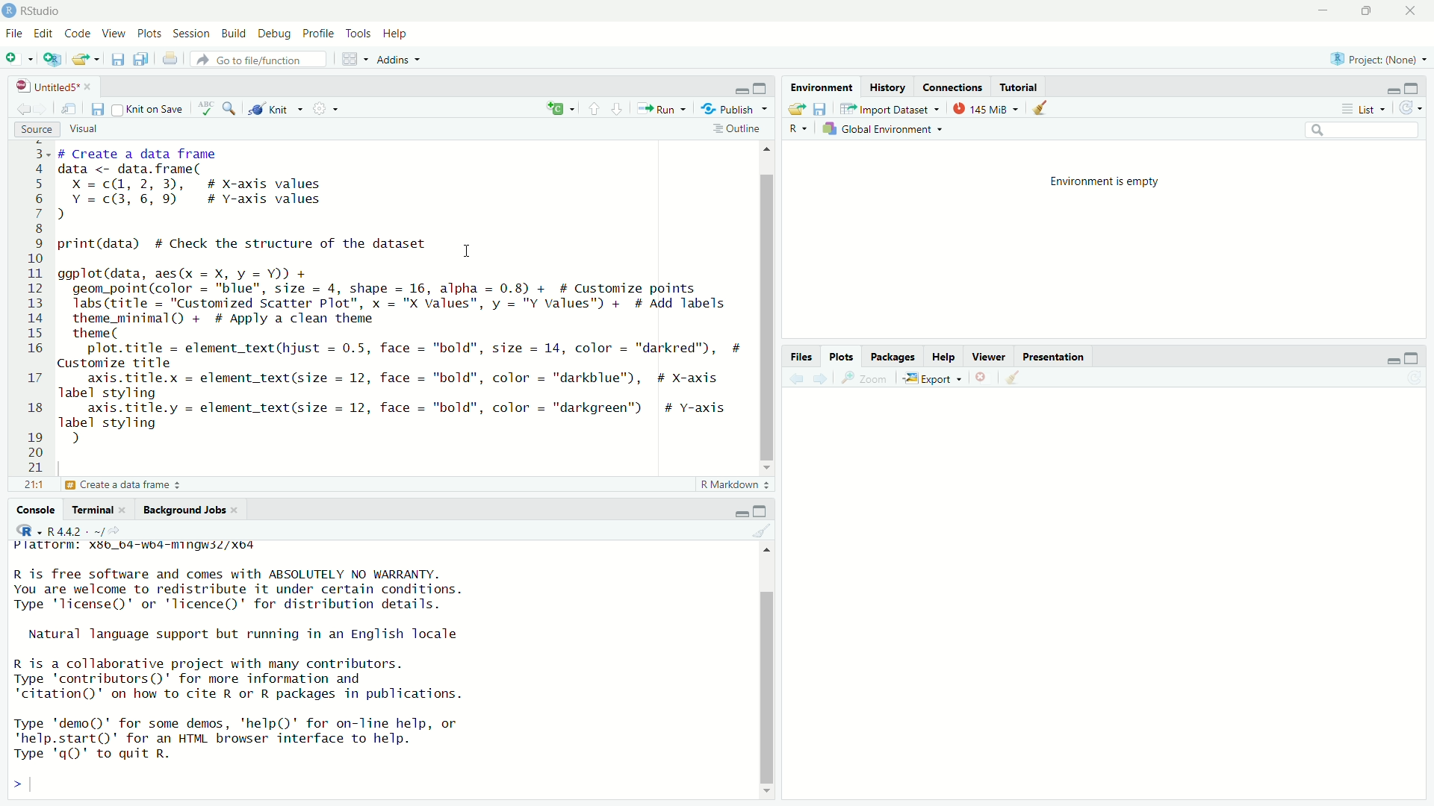  What do you see at coordinates (275, 34) in the screenshot?
I see `Debug` at bounding box center [275, 34].